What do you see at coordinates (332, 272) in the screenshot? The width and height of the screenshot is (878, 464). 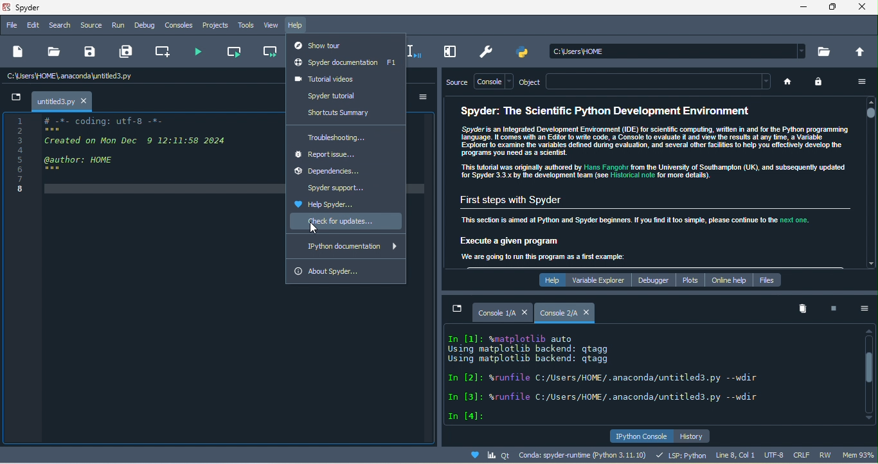 I see `about spyder` at bounding box center [332, 272].